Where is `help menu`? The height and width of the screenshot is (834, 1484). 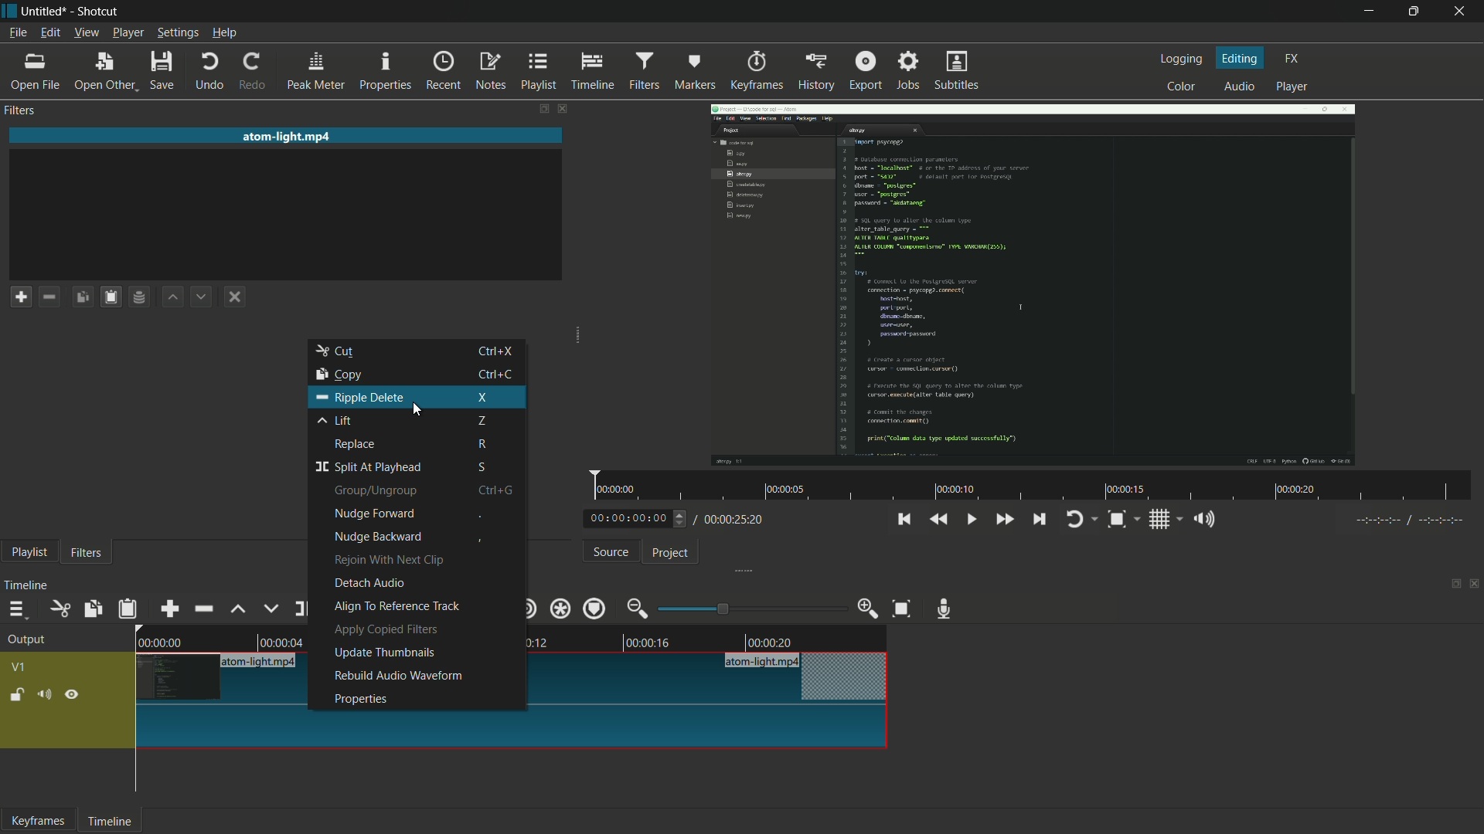
help menu is located at coordinates (224, 32).